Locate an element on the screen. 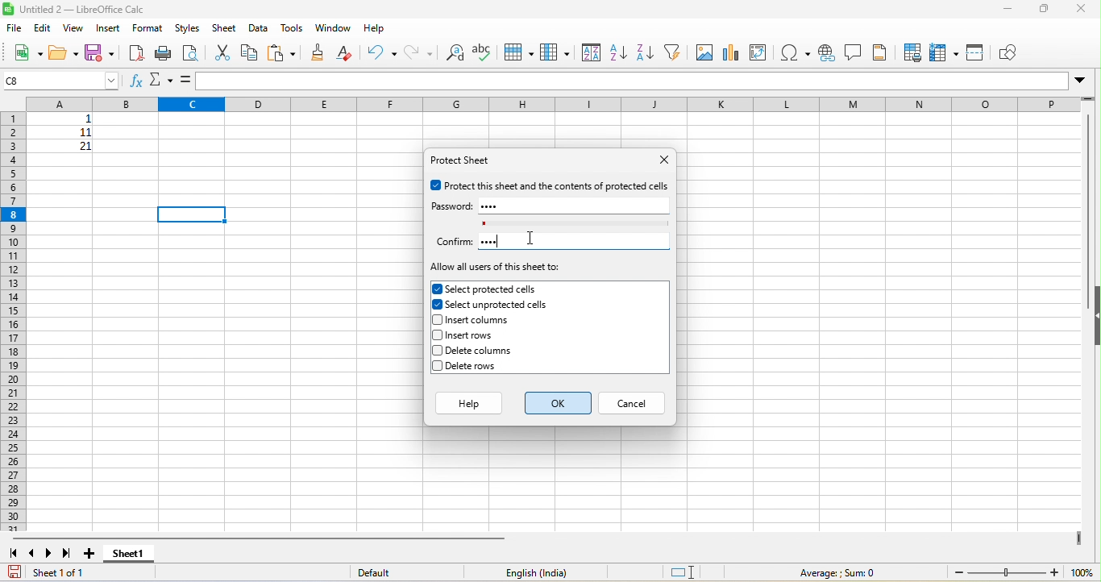  selected cell is located at coordinates (192, 214).